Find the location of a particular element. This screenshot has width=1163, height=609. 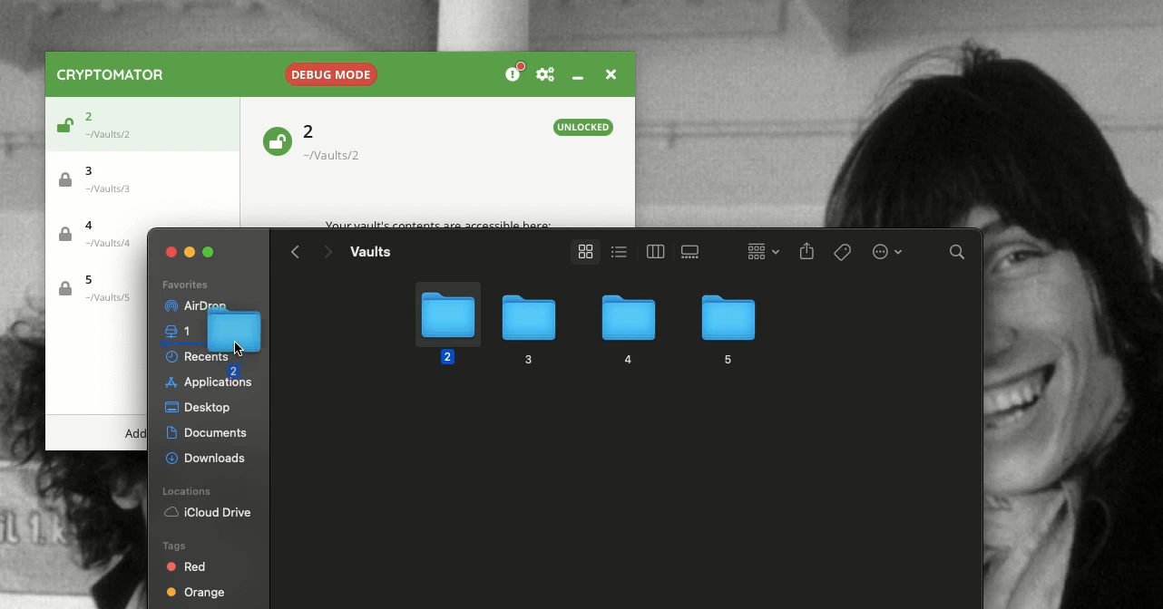

Minimize is located at coordinates (577, 77).